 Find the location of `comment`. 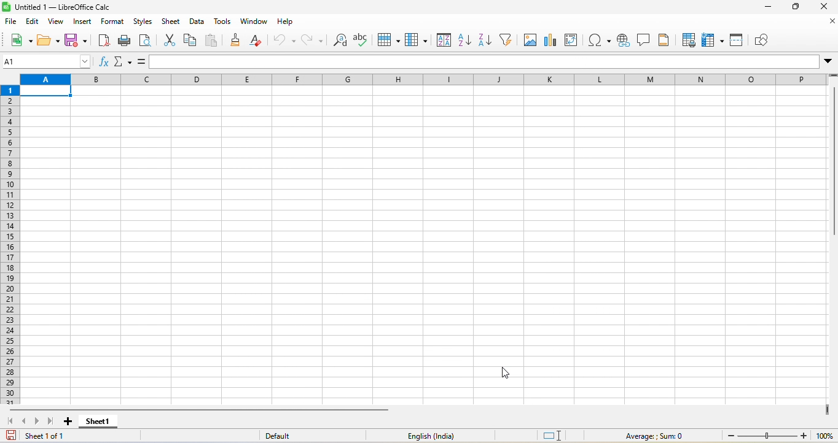

comment is located at coordinates (643, 39).